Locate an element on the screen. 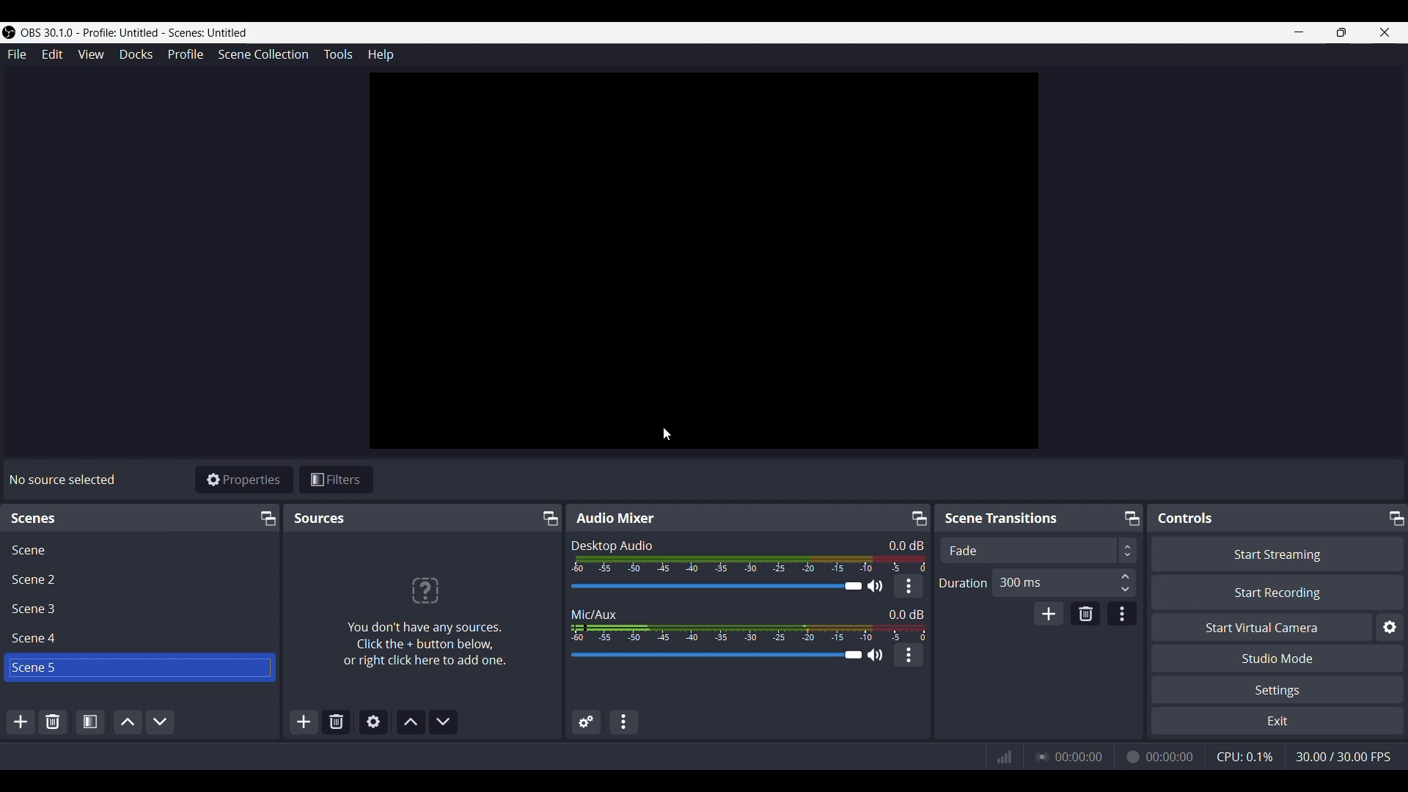 This screenshot has height=792, width=1408. Move Source Up is located at coordinates (411, 722).